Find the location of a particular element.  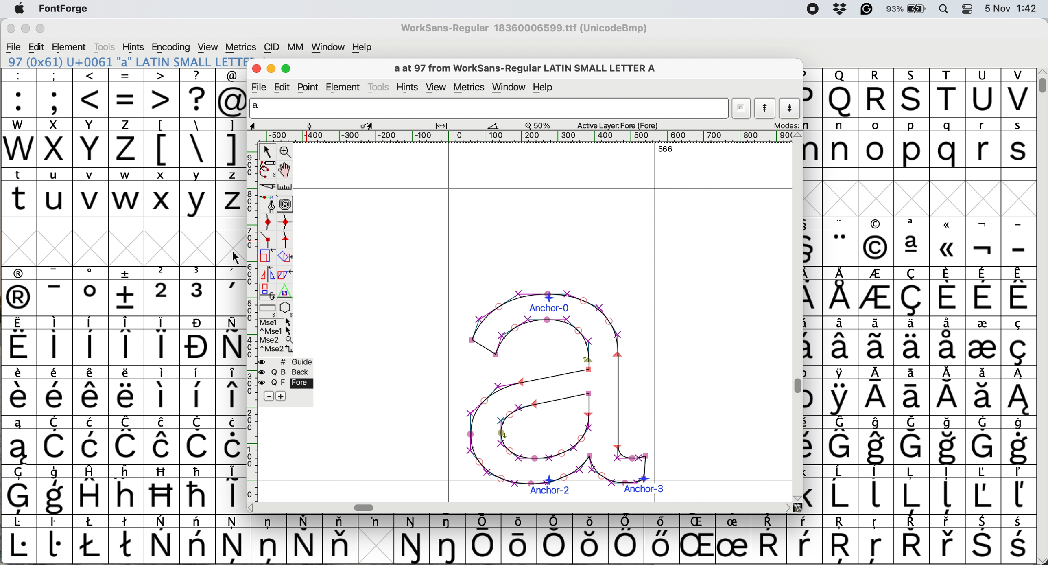

symbol is located at coordinates (911, 489).